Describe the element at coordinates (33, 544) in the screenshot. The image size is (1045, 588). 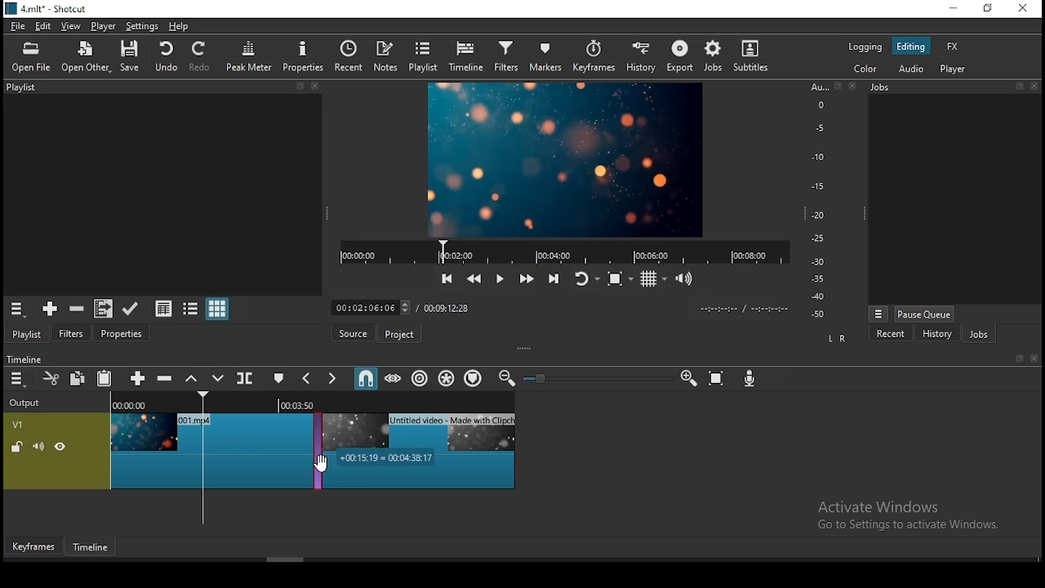
I see `keyframes` at that location.